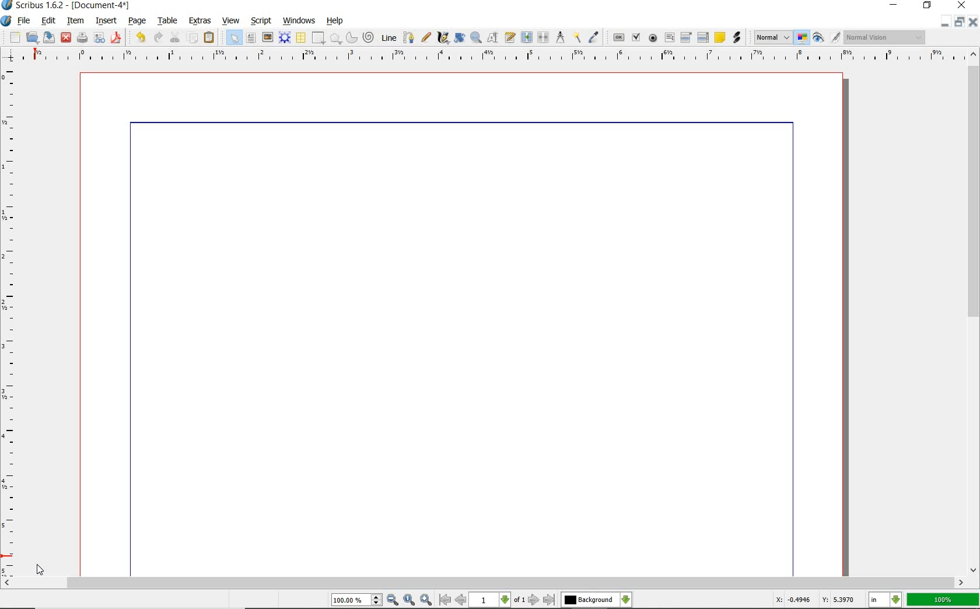 Image resolution: width=980 pixels, height=609 pixels. Describe the element at coordinates (299, 20) in the screenshot. I see `windows` at that location.